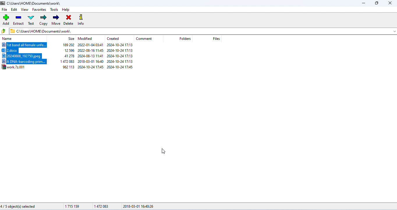  I want to click on minimize, so click(363, 3).